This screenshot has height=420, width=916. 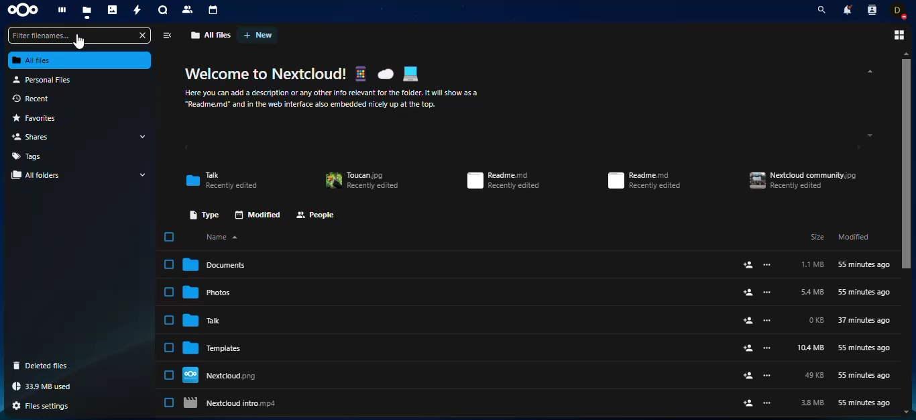 I want to click on 1.1 MB 55 minutes ago, so click(x=845, y=264).